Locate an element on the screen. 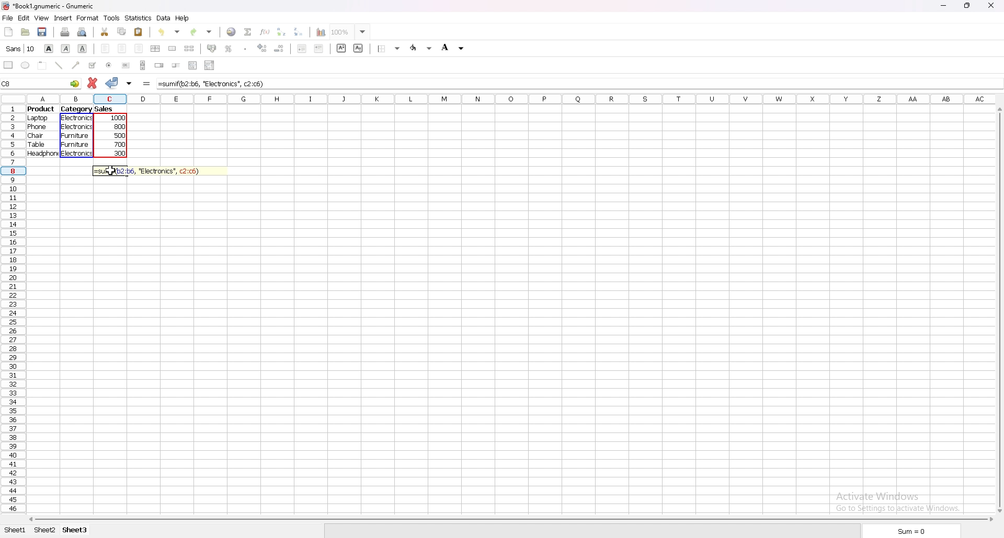  tools is located at coordinates (112, 18).